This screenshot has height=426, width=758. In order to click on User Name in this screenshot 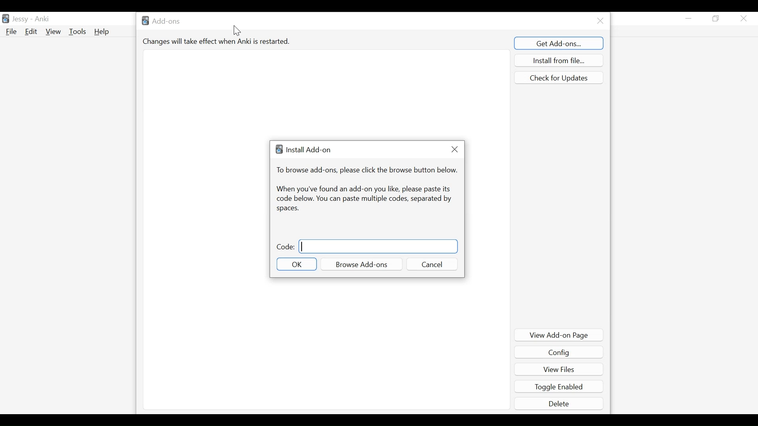, I will do `click(32, 18)`.